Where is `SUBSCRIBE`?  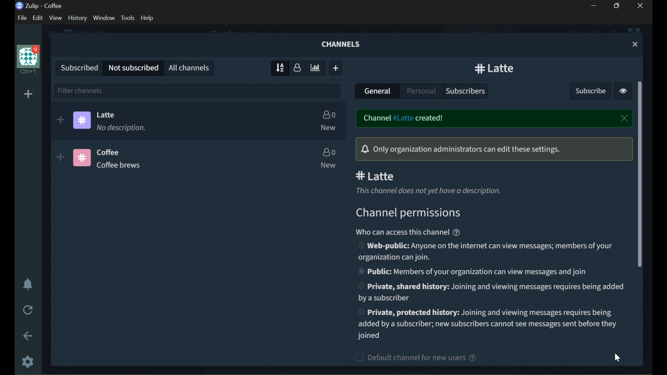 SUBSCRIBE is located at coordinates (588, 90).